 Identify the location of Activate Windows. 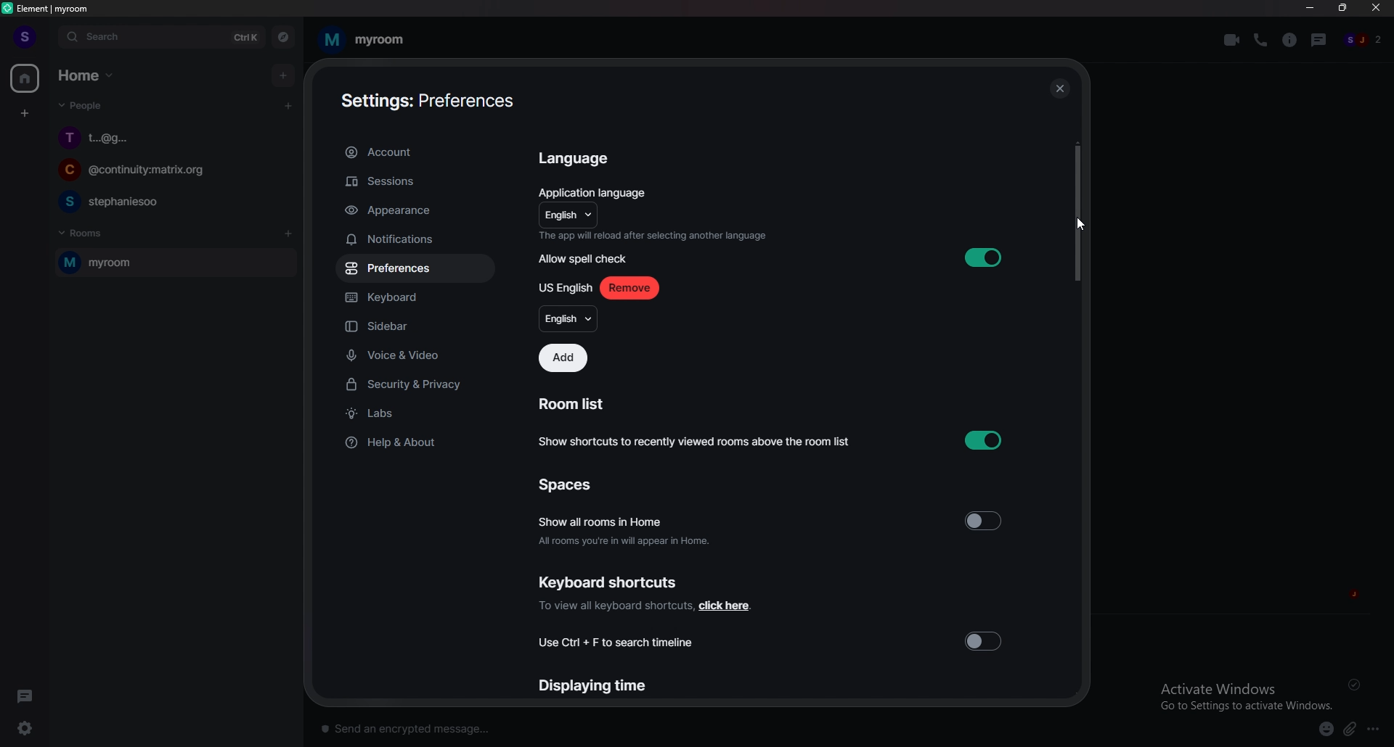
(1241, 695).